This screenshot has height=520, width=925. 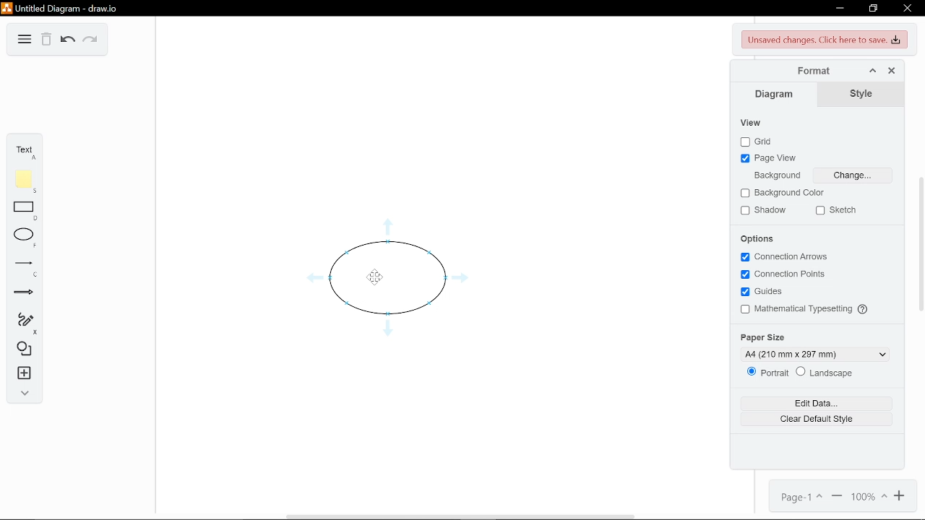 What do you see at coordinates (766, 212) in the screenshot?
I see `Shadow` at bounding box center [766, 212].